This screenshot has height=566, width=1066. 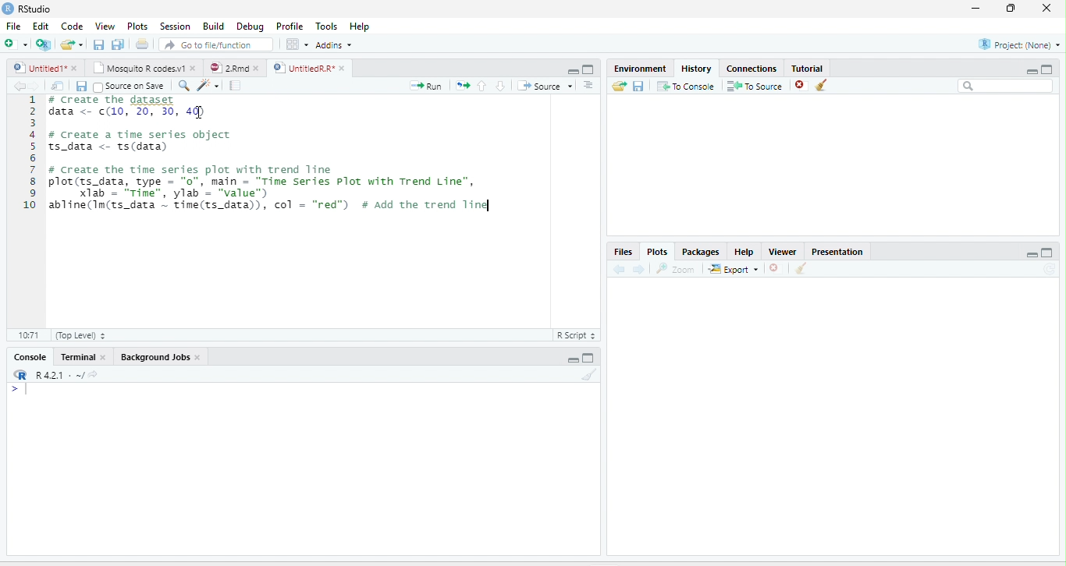 I want to click on Environment, so click(x=641, y=68).